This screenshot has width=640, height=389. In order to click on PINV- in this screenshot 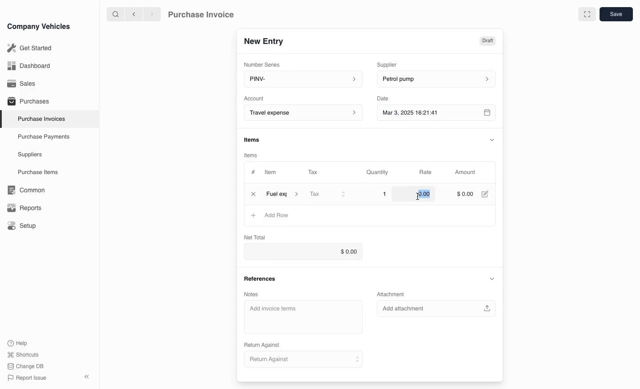, I will do `click(300, 80)`.